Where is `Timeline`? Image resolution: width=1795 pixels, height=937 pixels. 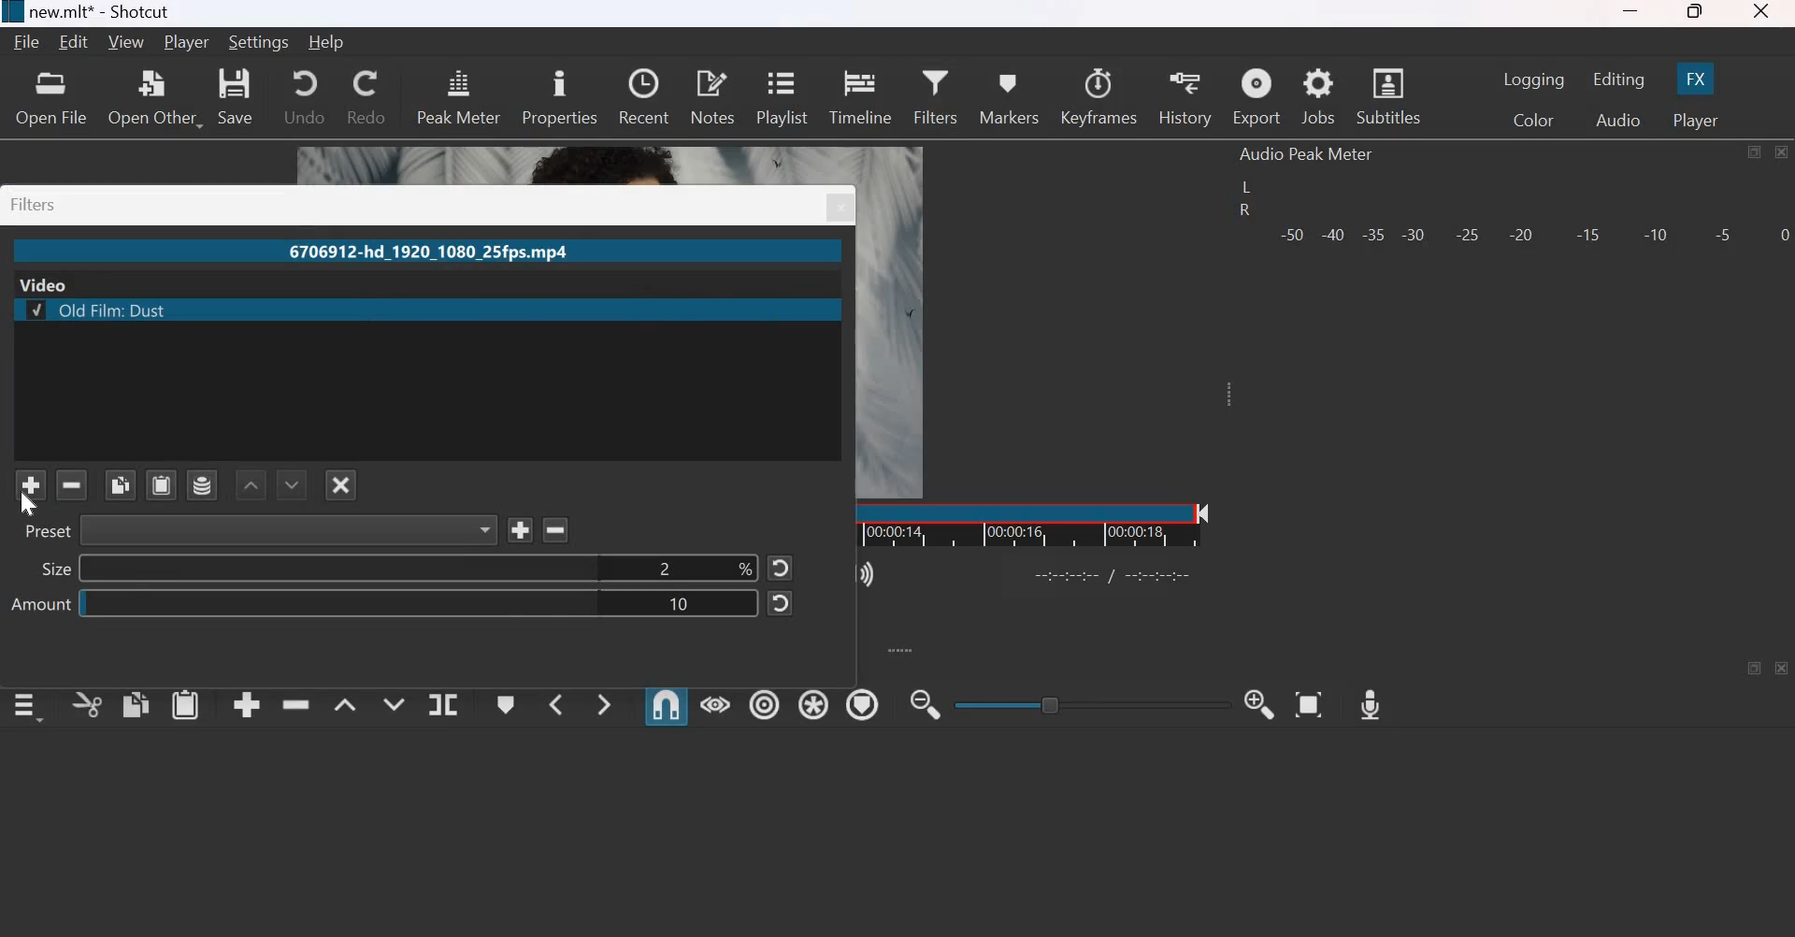
Timeline is located at coordinates (859, 94).